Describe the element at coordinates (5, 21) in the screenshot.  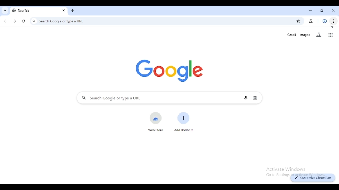
I see `click to go back` at that location.